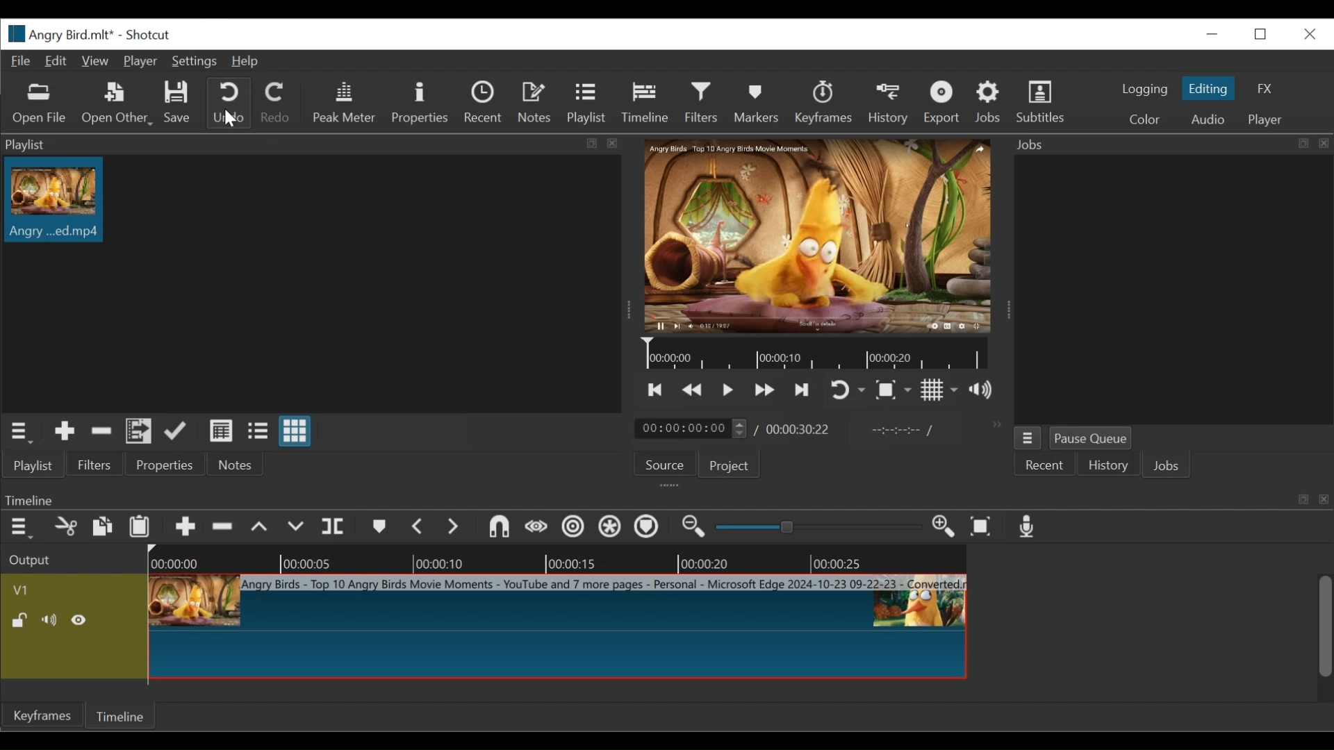  What do you see at coordinates (314, 144) in the screenshot?
I see `Playlist Panel` at bounding box center [314, 144].